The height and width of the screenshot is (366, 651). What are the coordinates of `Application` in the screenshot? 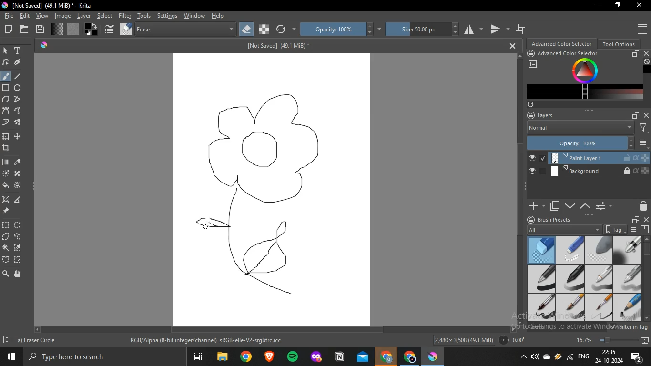 It's located at (410, 356).